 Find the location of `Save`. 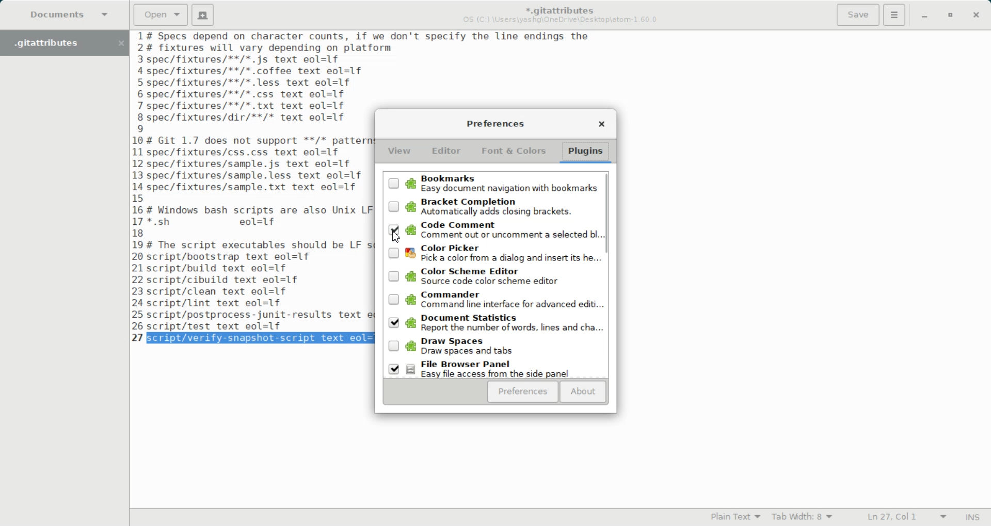

Save is located at coordinates (857, 15).